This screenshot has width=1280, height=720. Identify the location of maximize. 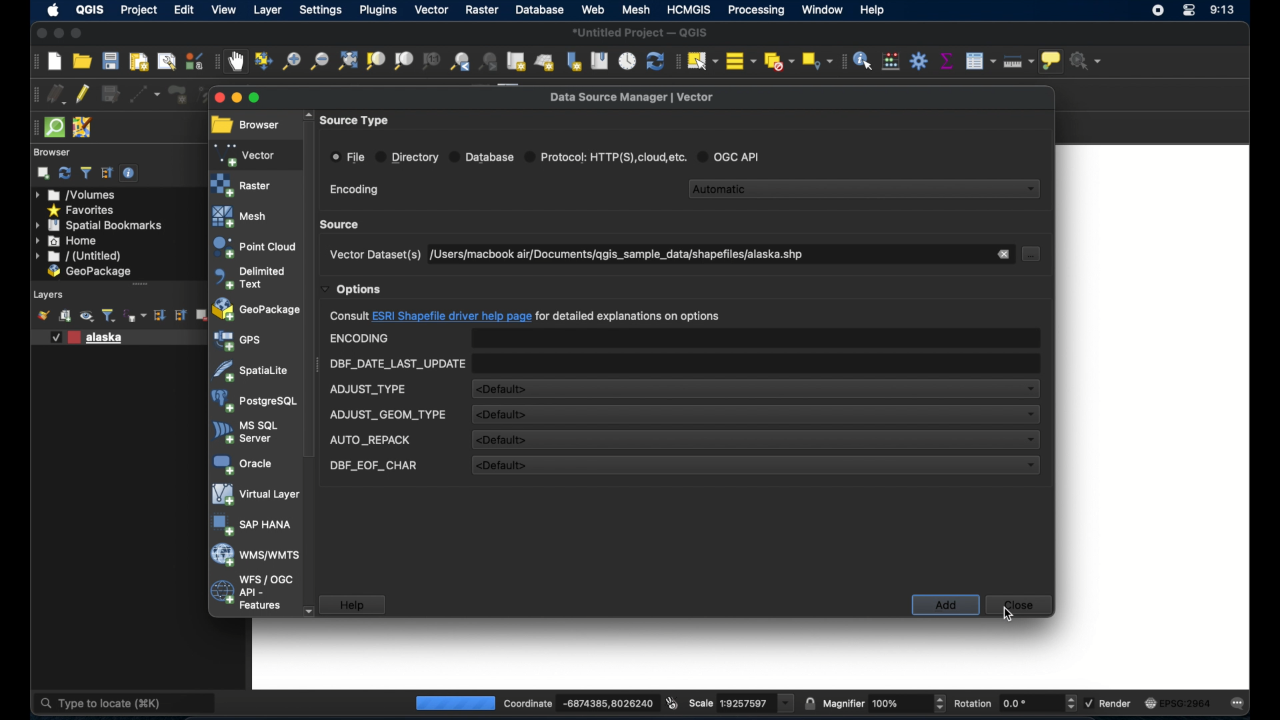
(79, 33).